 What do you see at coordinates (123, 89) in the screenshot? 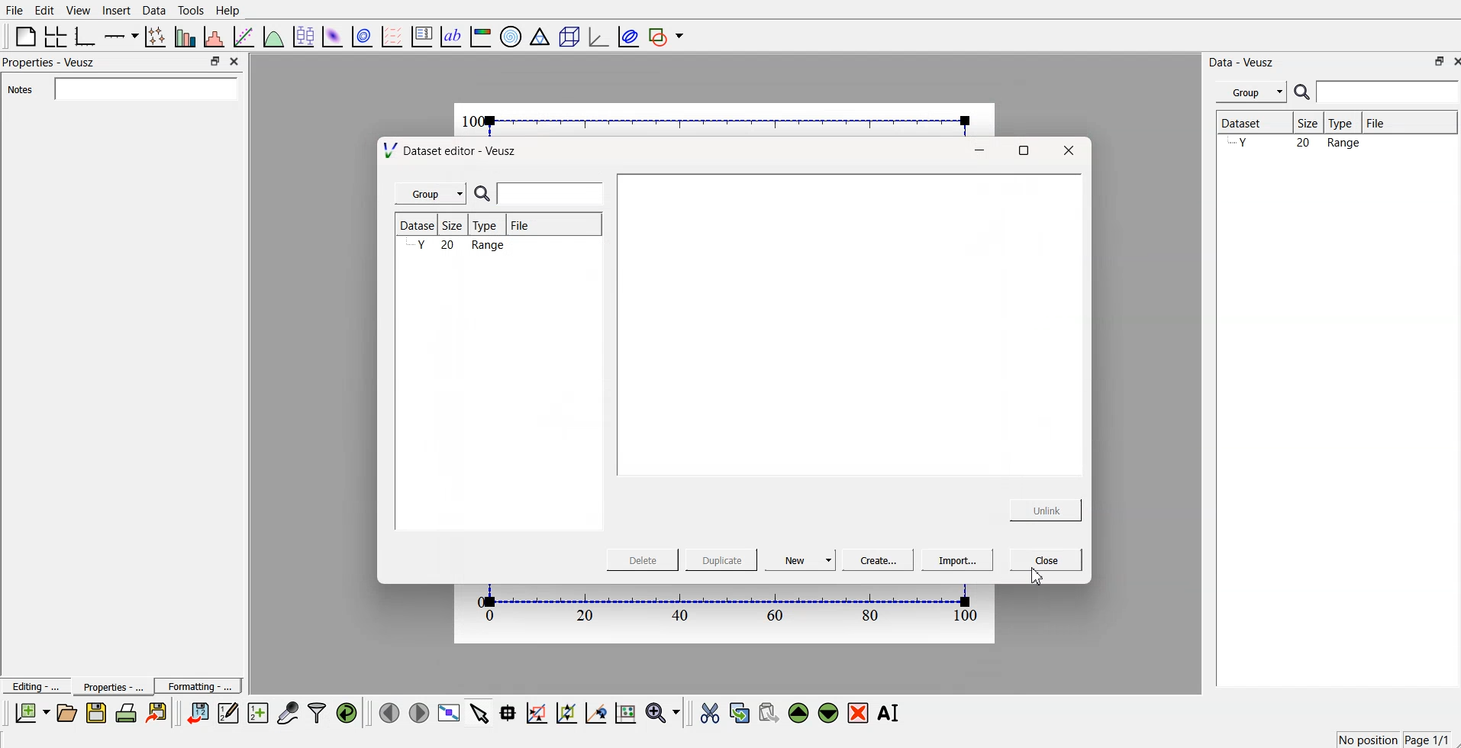
I see `Notes` at bounding box center [123, 89].